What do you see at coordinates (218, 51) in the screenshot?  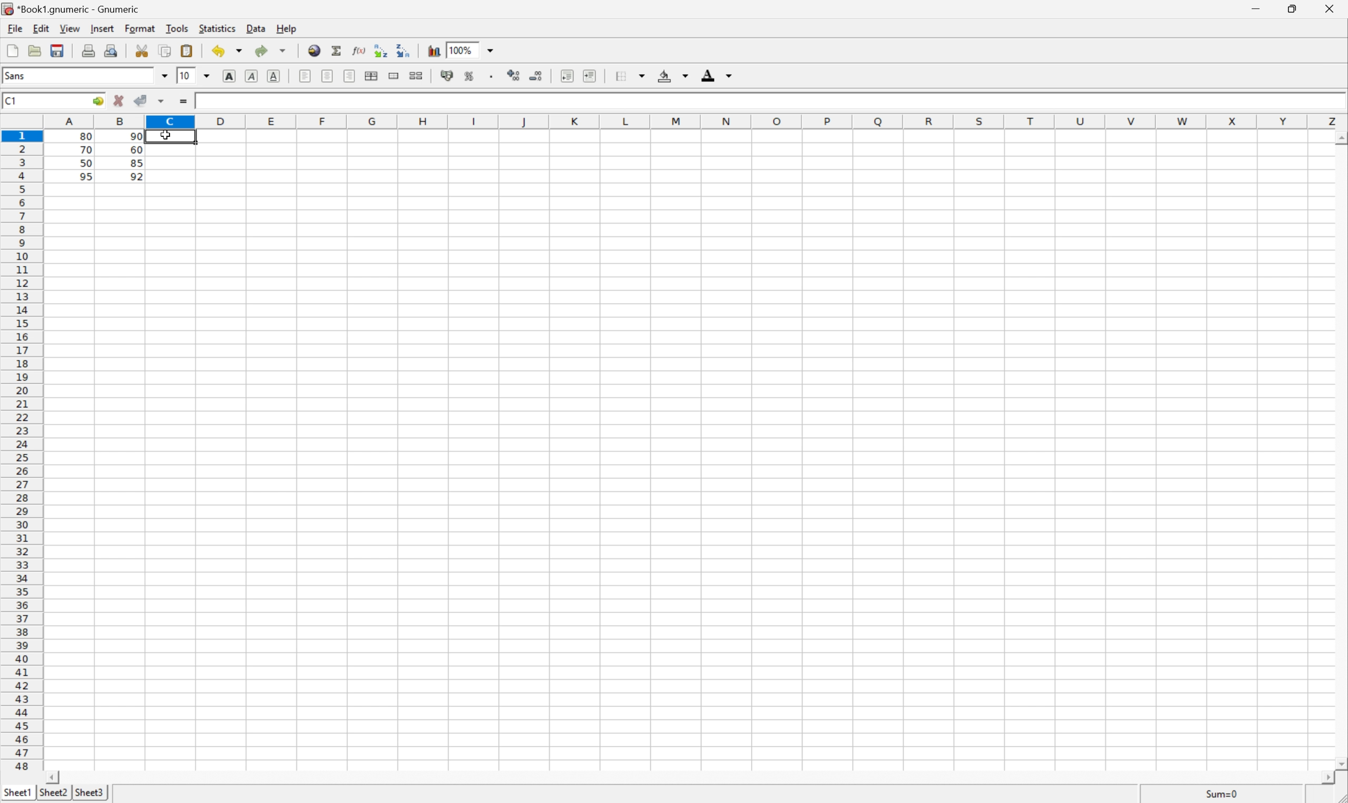 I see `Undo` at bounding box center [218, 51].